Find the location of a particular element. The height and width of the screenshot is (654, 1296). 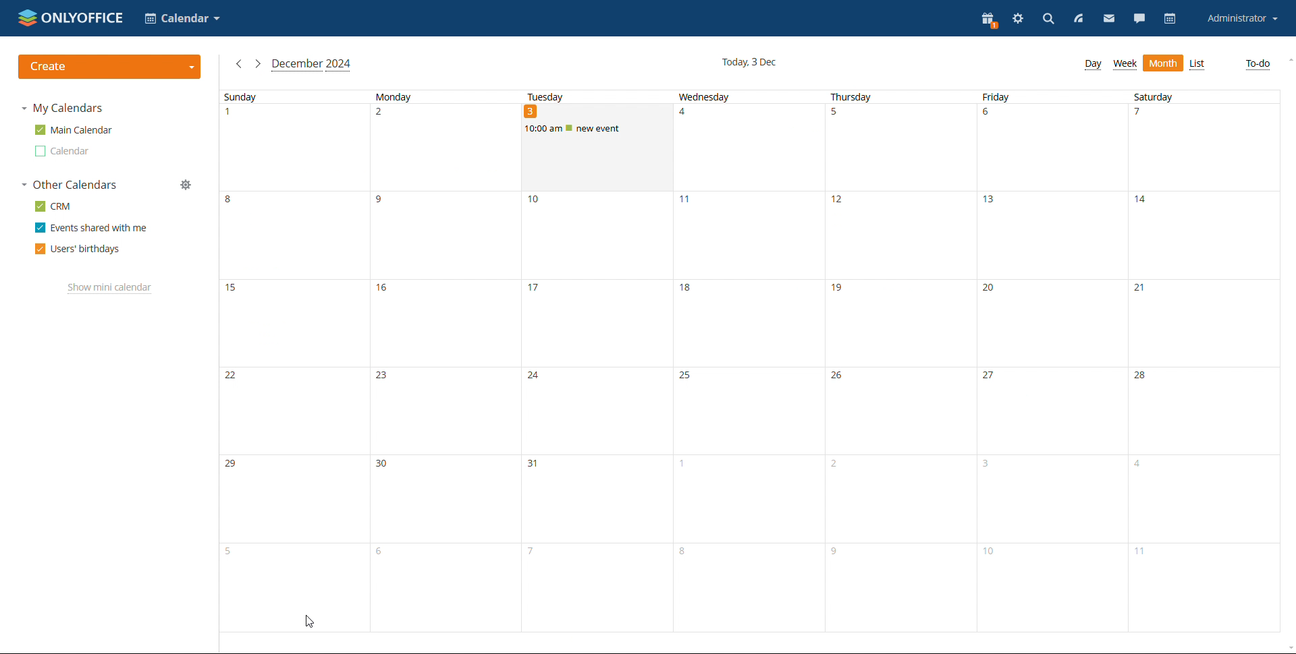

chat is located at coordinates (1139, 18).